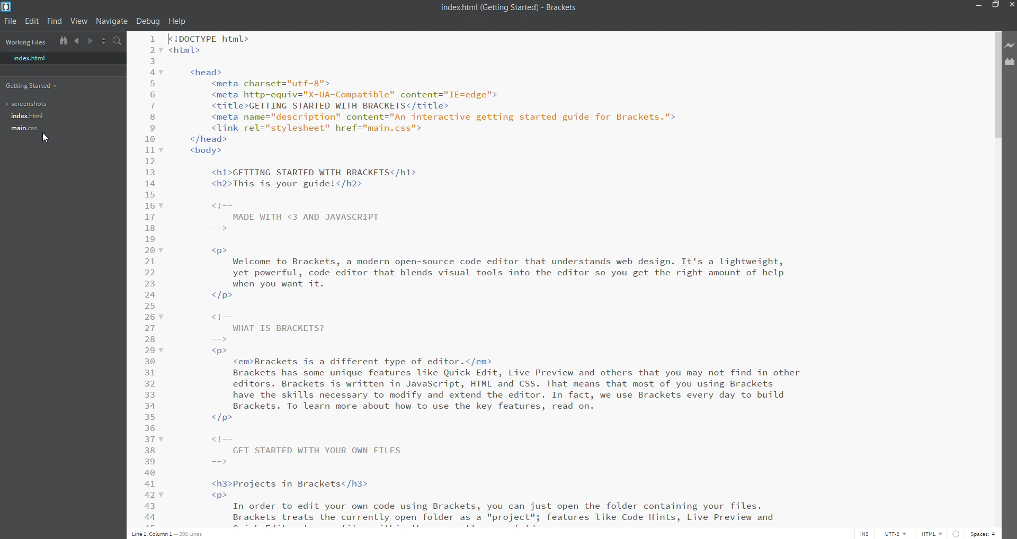  I want to click on file type: HTML, so click(932, 533).